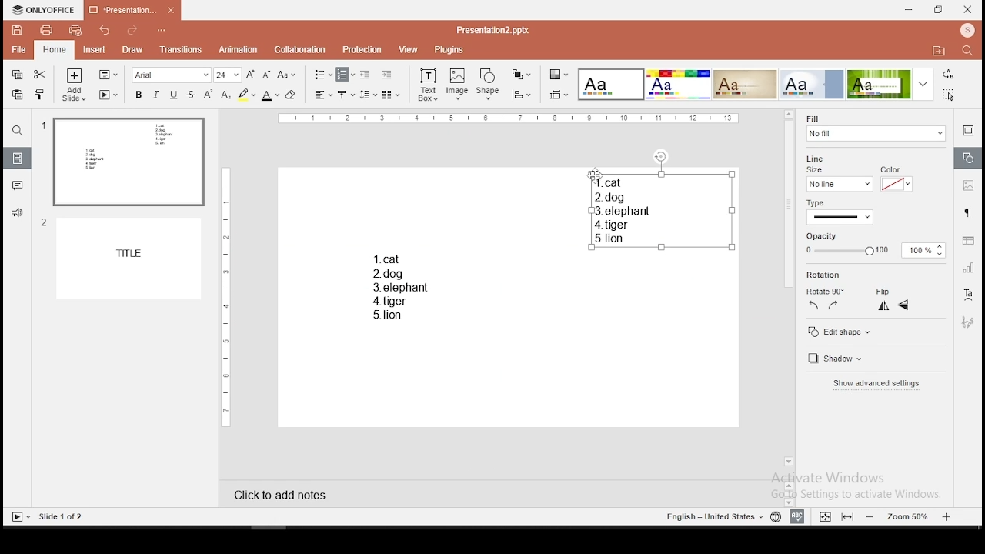 This screenshot has width=985, height=554. Describe the element at coordinates (788, 289) in the screenshot. I see `scroll bar` at that location.